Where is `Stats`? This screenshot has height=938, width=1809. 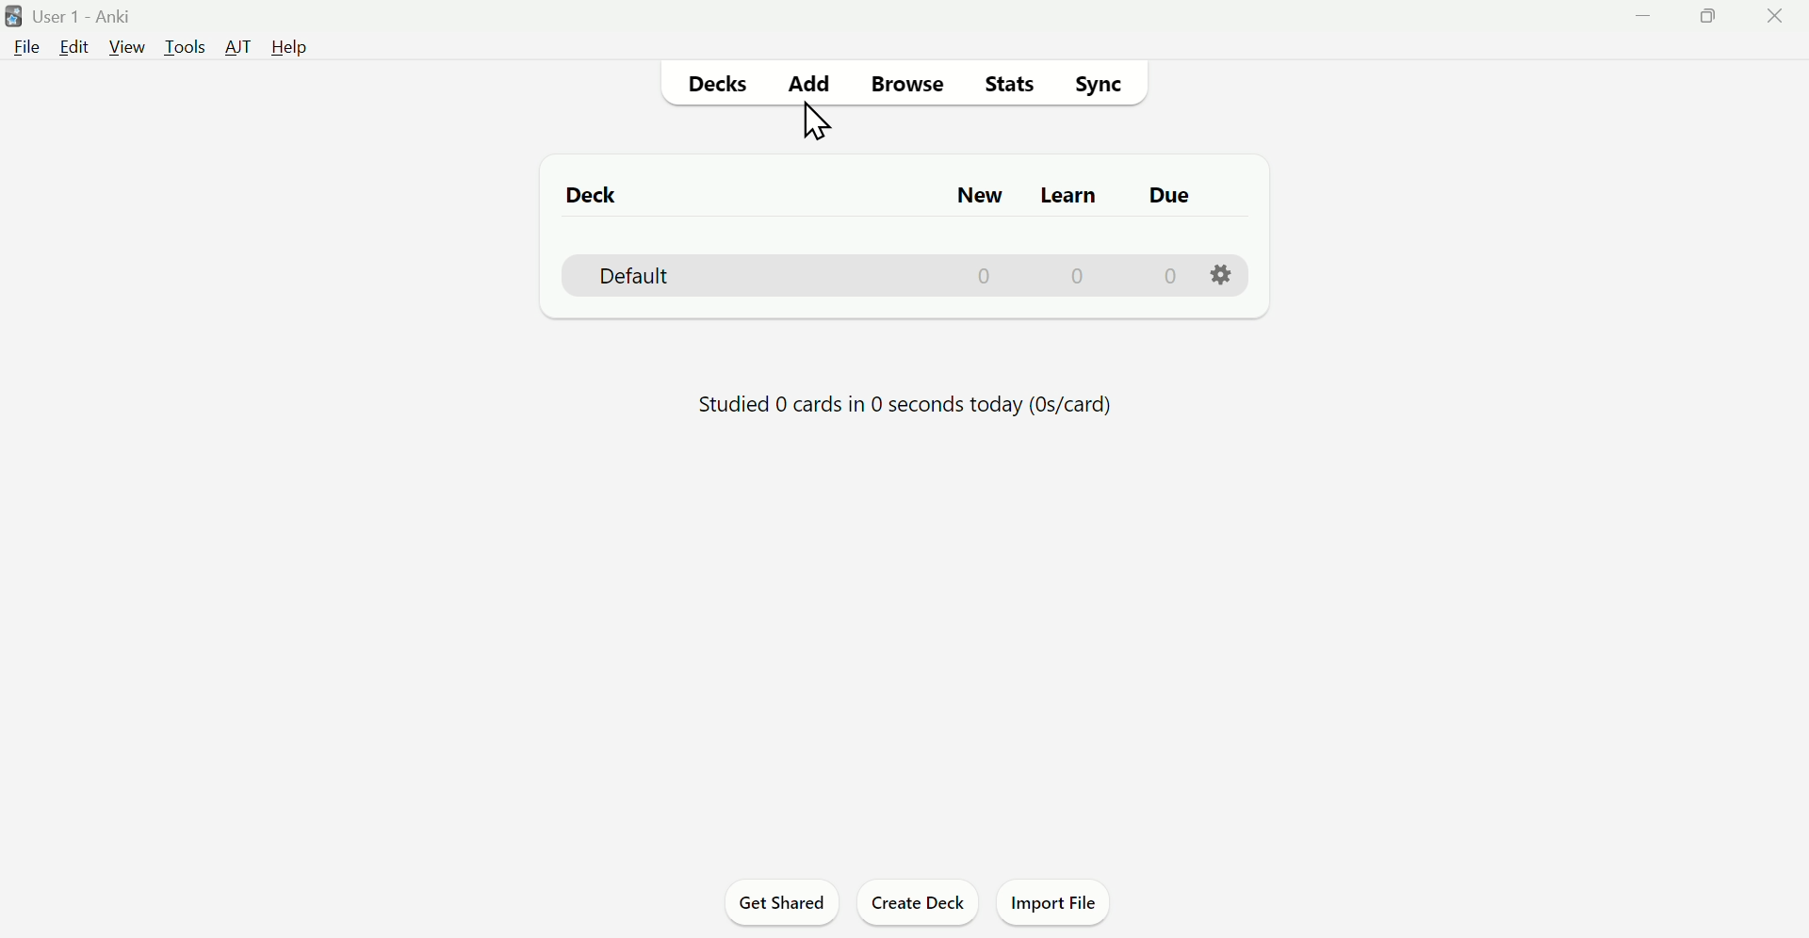
Stats is located at coordinates (1016, 87).